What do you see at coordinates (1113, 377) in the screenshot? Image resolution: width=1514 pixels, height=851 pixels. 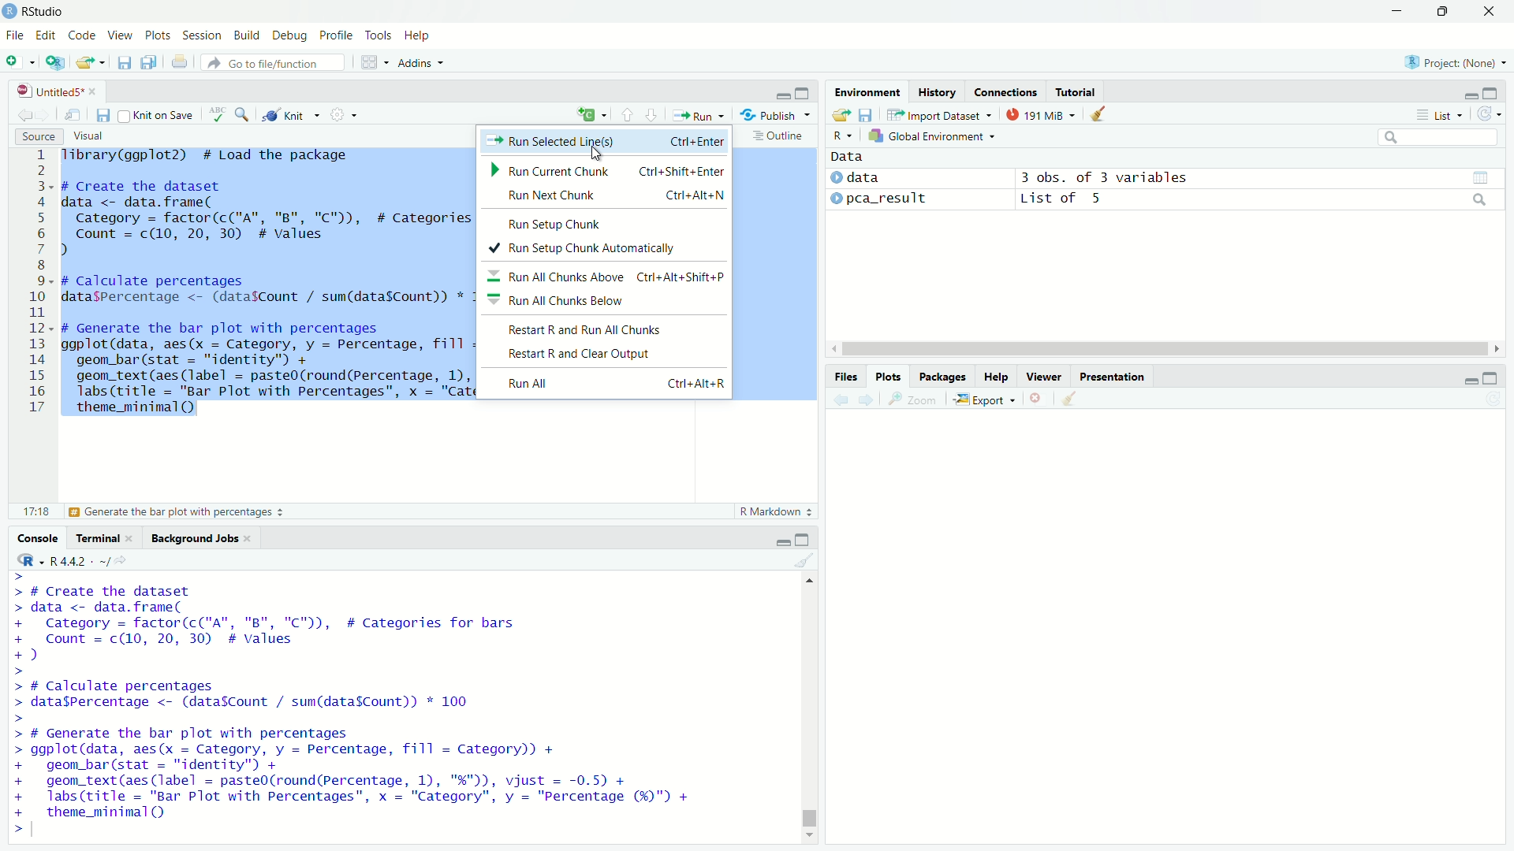 I see `presentation` at bounding box center [1113, 377].